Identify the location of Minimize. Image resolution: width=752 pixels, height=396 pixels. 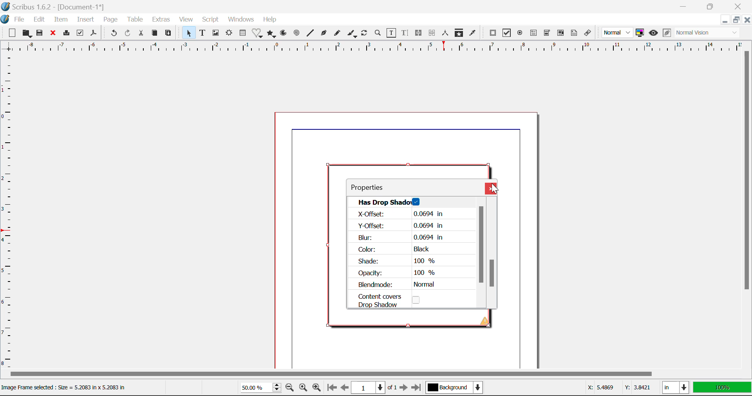
(736, 20).